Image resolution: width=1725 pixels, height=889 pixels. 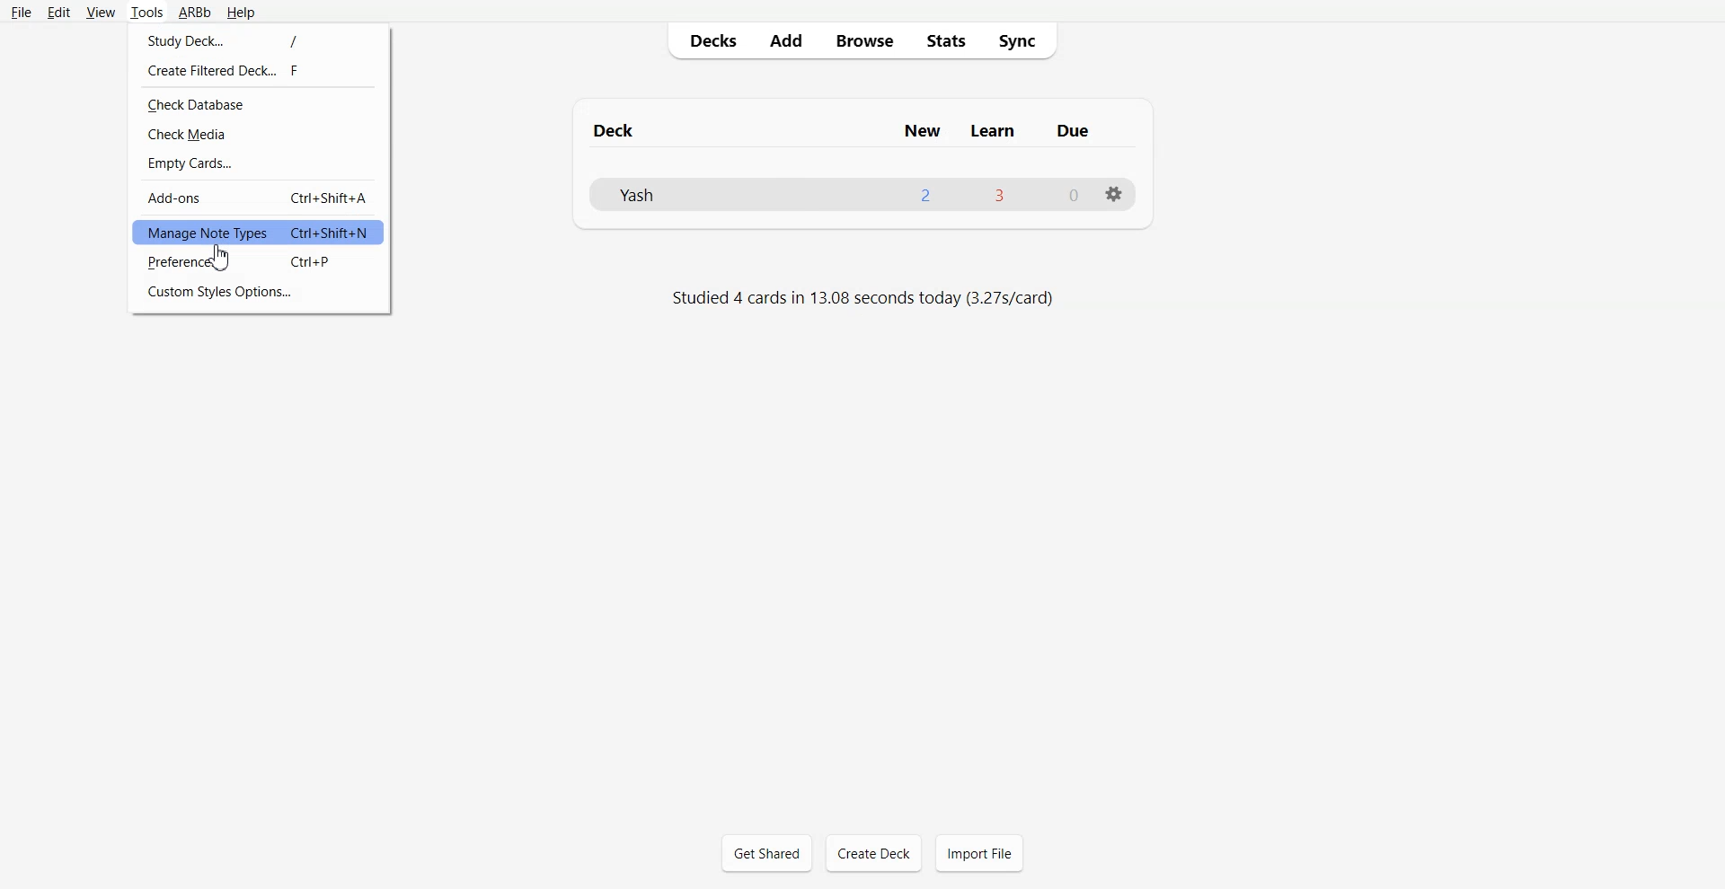 I want to click on File, so click(x=21, y=12).